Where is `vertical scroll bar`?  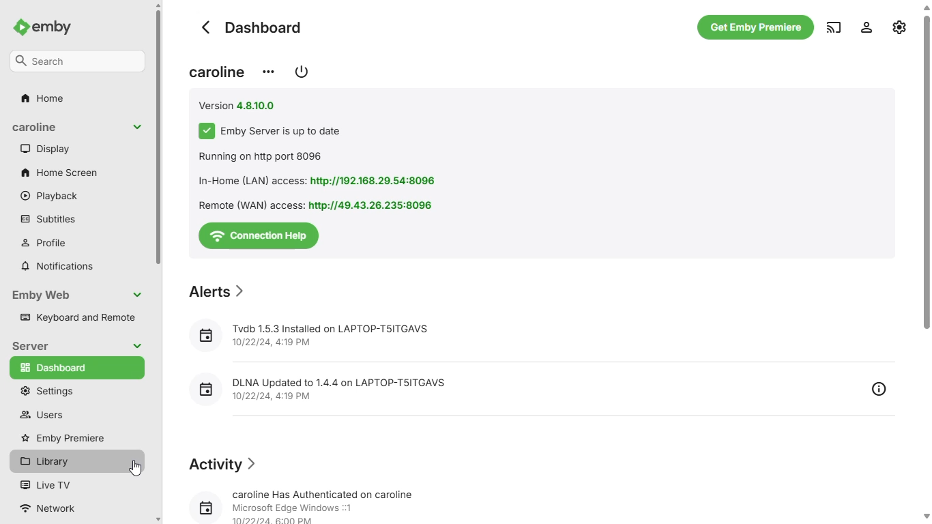
vertical scroll bar is located at coordinates (160, 263).